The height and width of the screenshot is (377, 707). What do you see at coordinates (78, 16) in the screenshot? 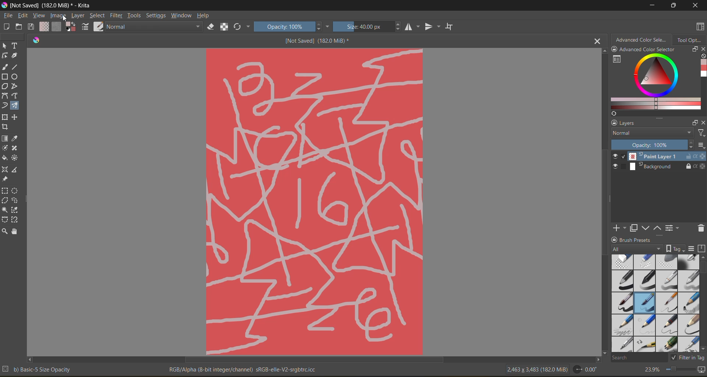
I see `layer` at bounding box center [78, 16].